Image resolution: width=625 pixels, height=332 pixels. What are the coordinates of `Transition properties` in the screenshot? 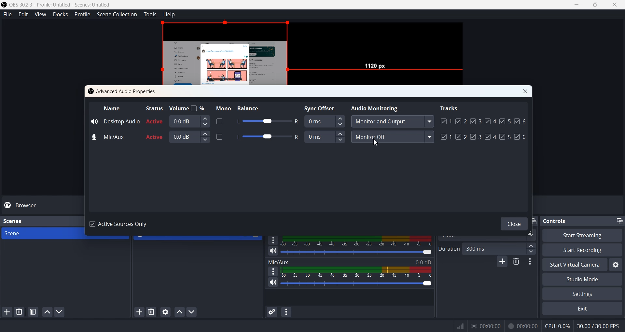 It's located at (531, 262).